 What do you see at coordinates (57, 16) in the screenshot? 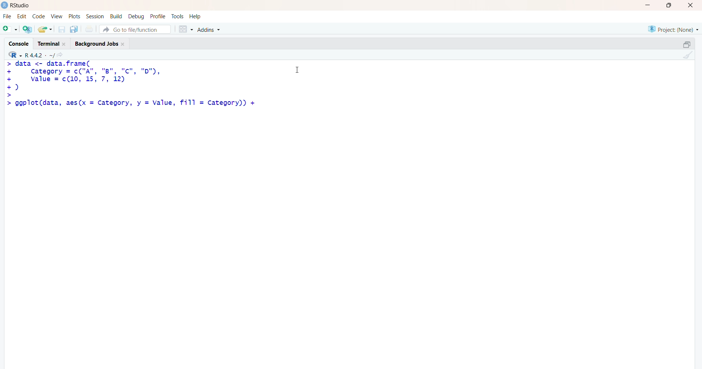
I see `View` at bounding box center [57, 16].